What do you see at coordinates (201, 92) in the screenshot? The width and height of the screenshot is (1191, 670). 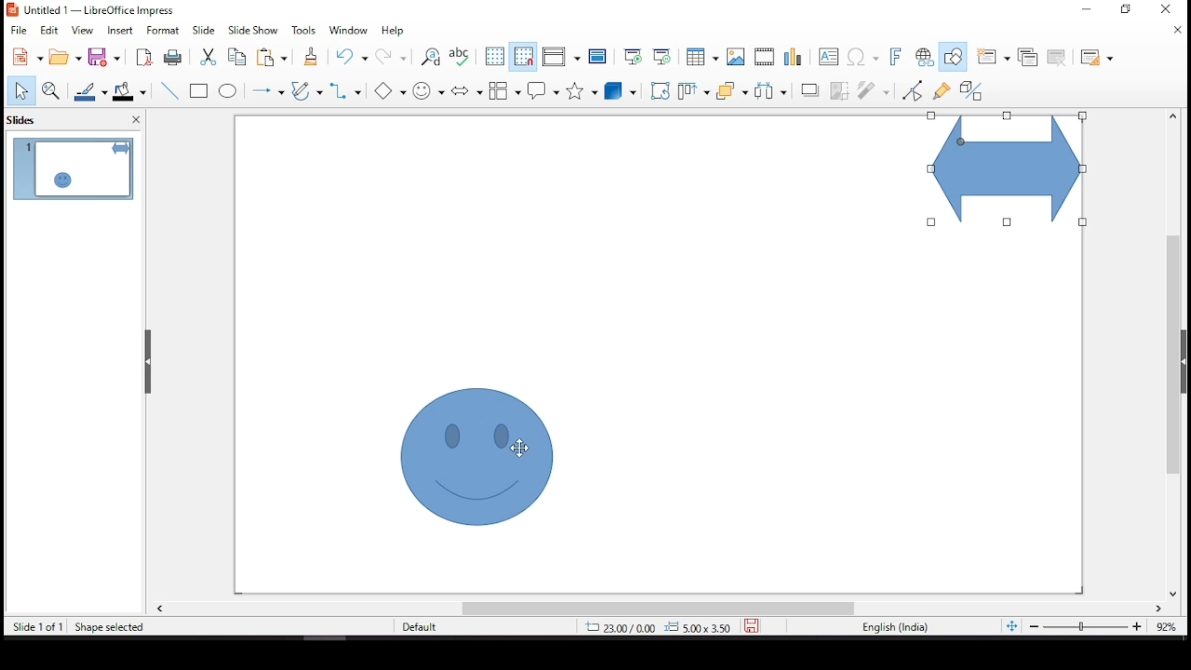 I see `rectangle` at bounding box center [201, 92].